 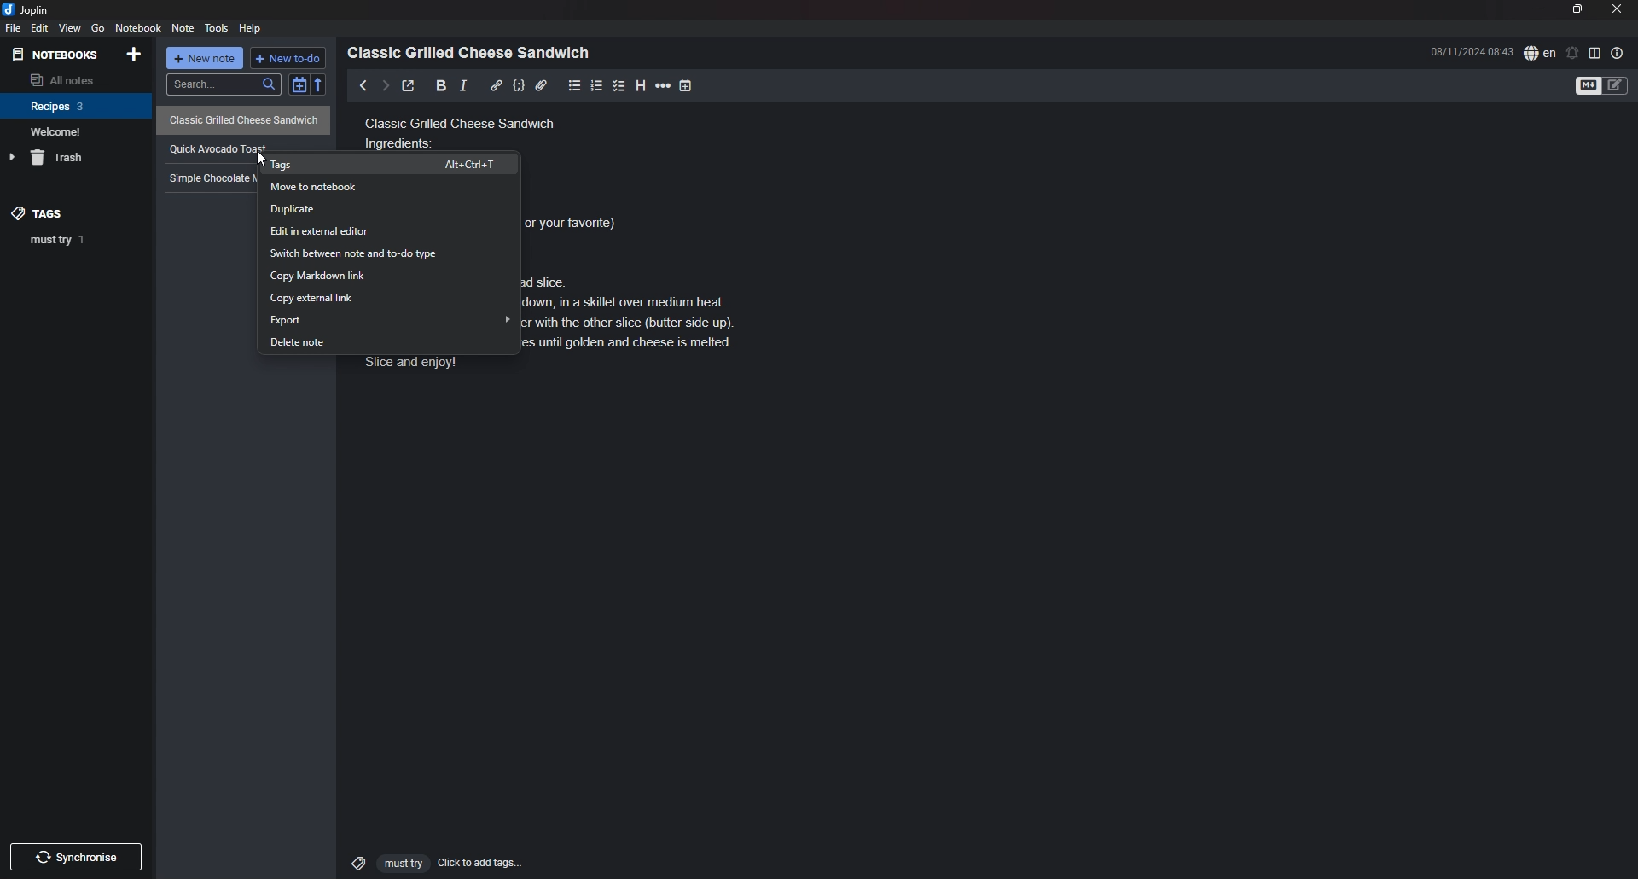 I want to click on switch between note and todo, so click(x=389, y=254).